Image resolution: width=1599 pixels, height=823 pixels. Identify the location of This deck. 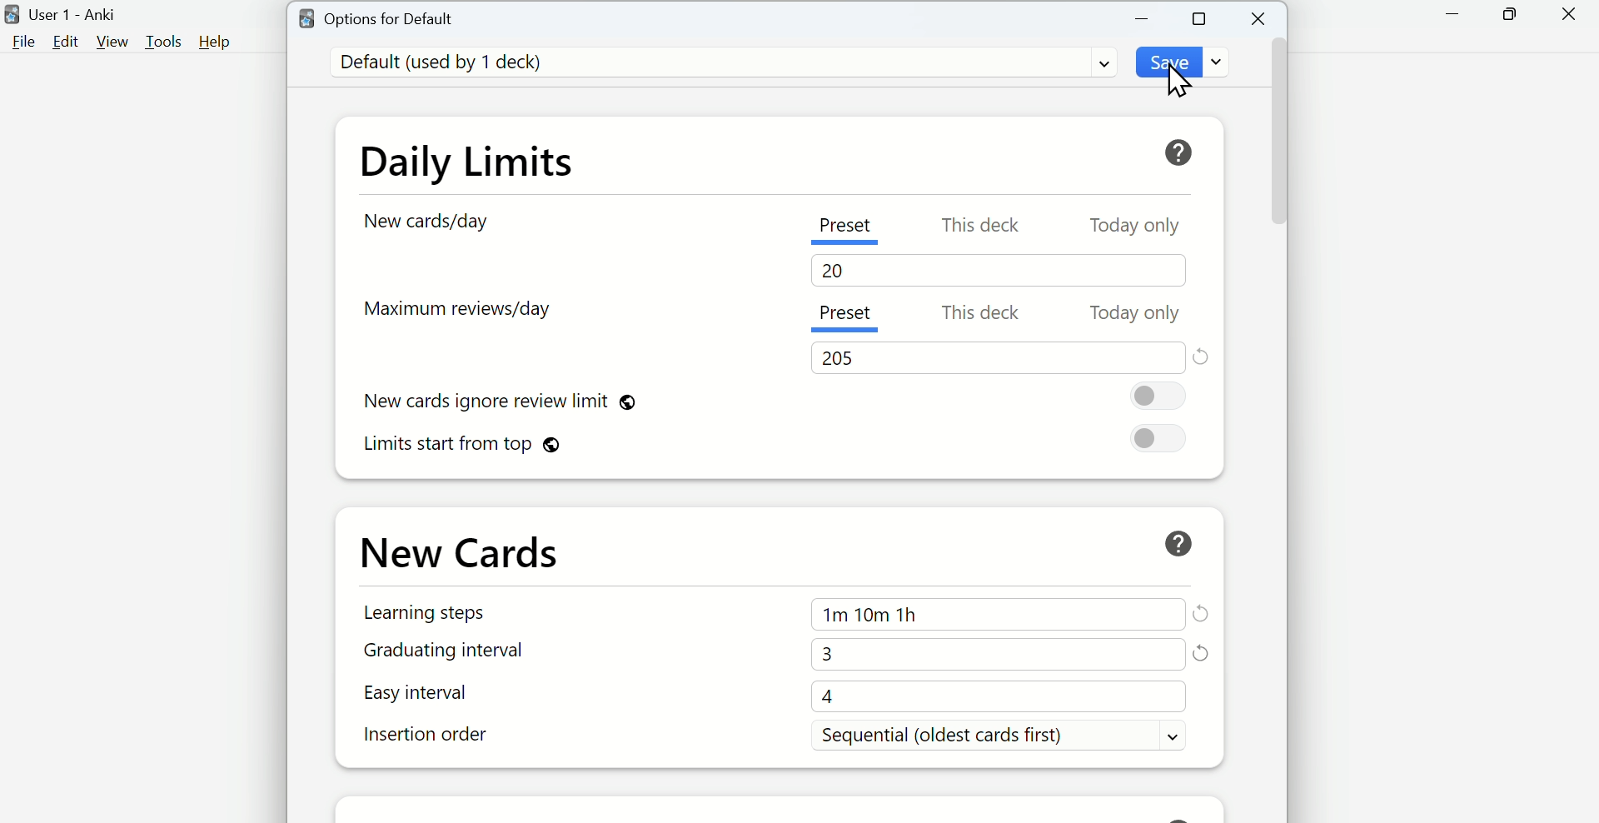
(978, 315).